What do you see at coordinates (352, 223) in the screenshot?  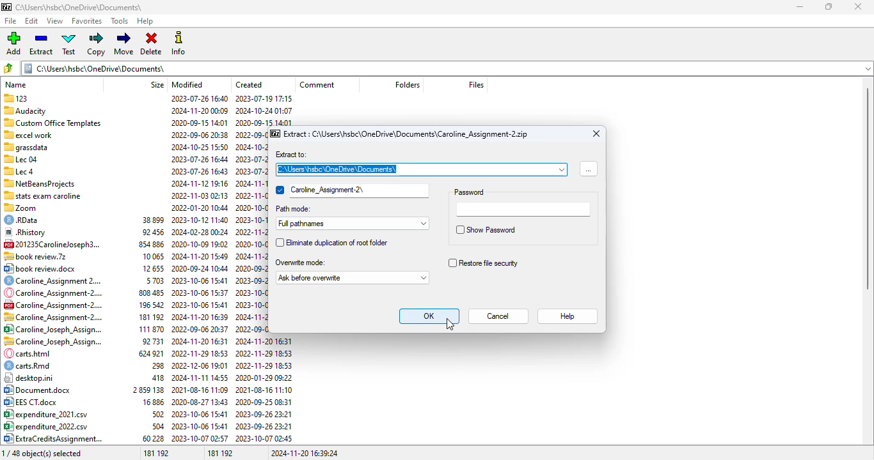 I see `full pathnames` at bounding box center [352, 223].